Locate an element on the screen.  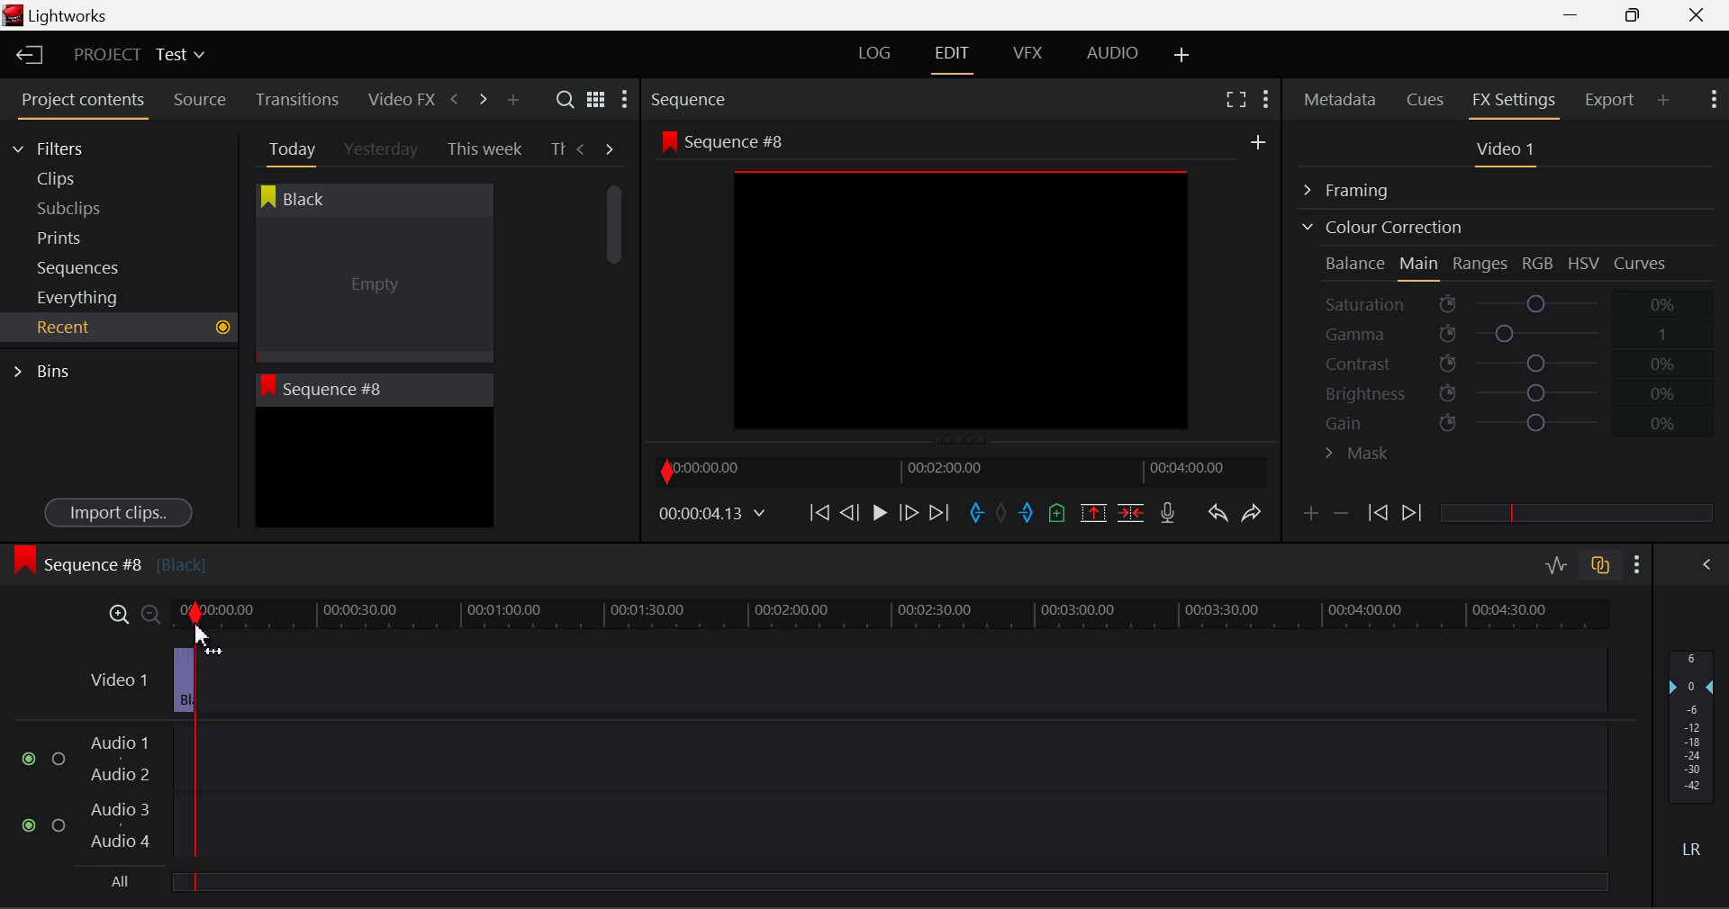
Add Panel is located at coordinates (512, 101).